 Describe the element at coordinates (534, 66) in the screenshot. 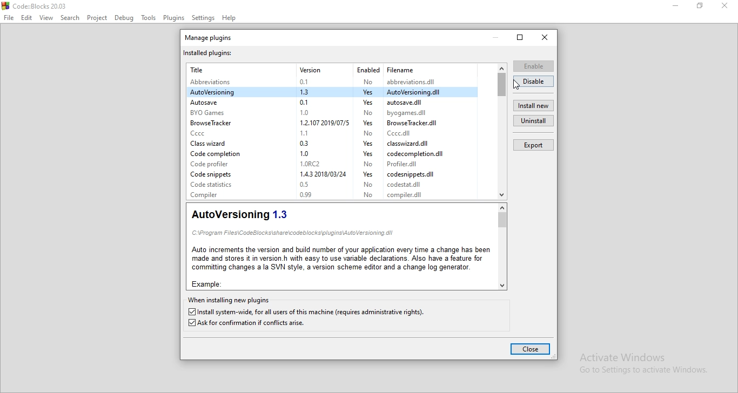

I see `enable` at that location.